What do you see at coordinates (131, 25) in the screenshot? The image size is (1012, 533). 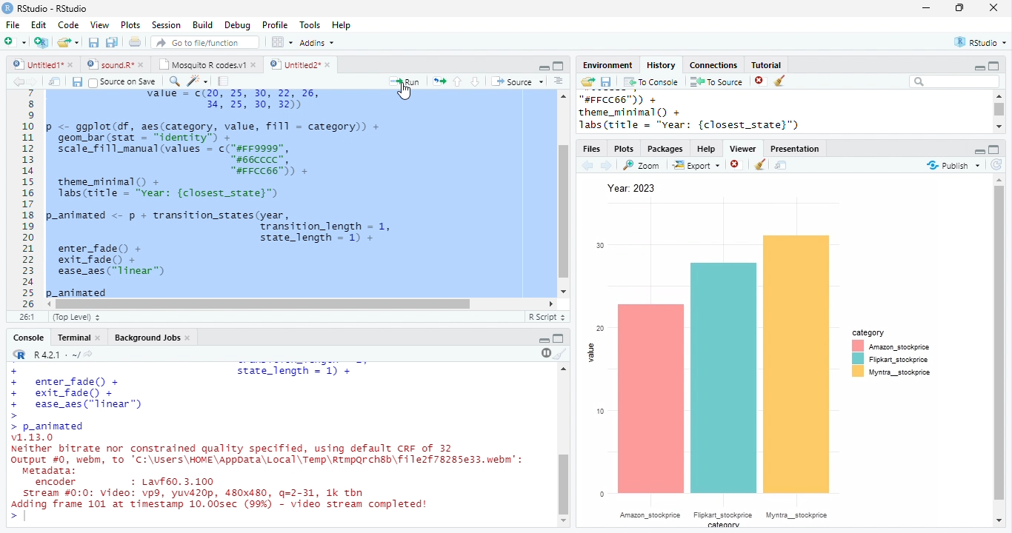 I see `Plots` at bounding box center [131, 25].